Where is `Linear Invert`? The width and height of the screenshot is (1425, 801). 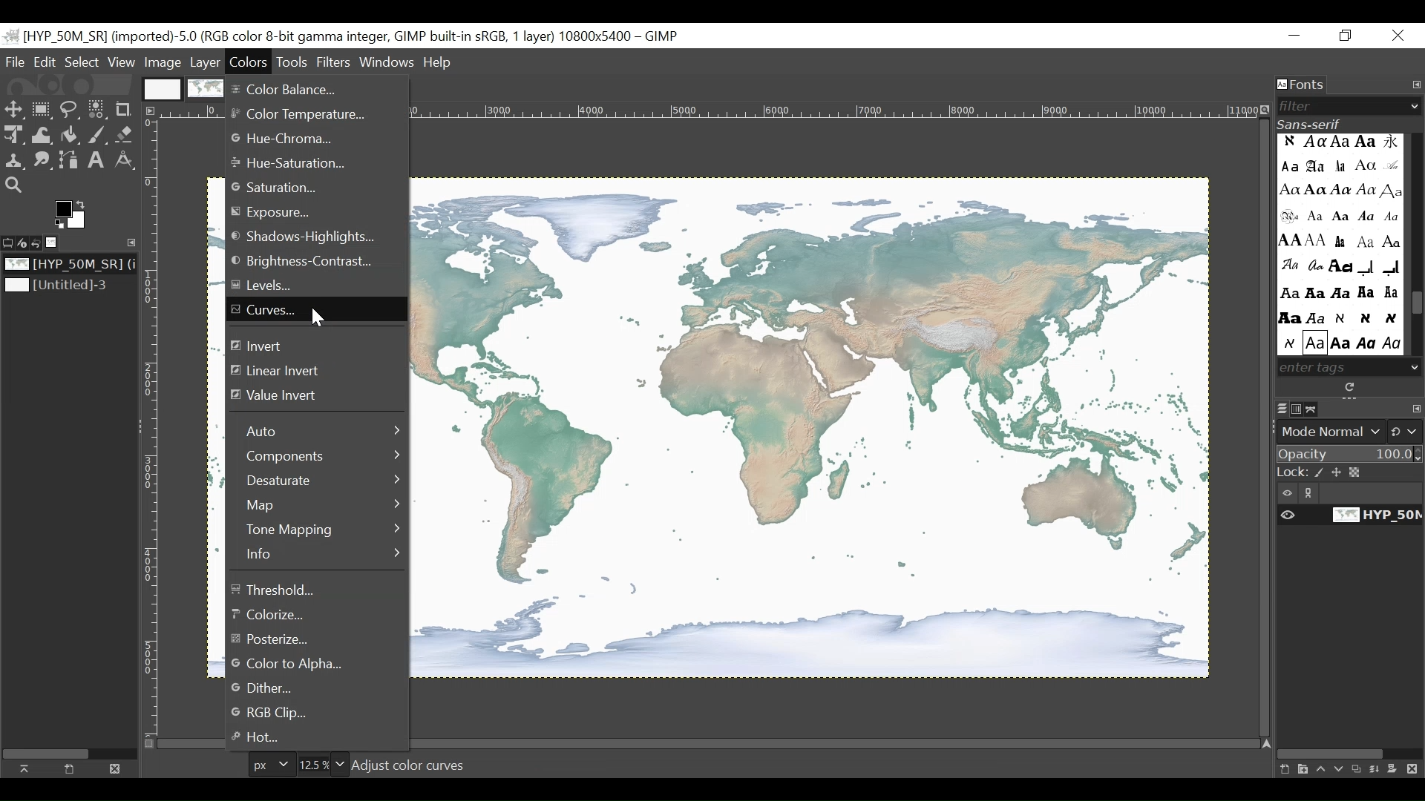 Linear Invert is located at coordinates (317, 371).